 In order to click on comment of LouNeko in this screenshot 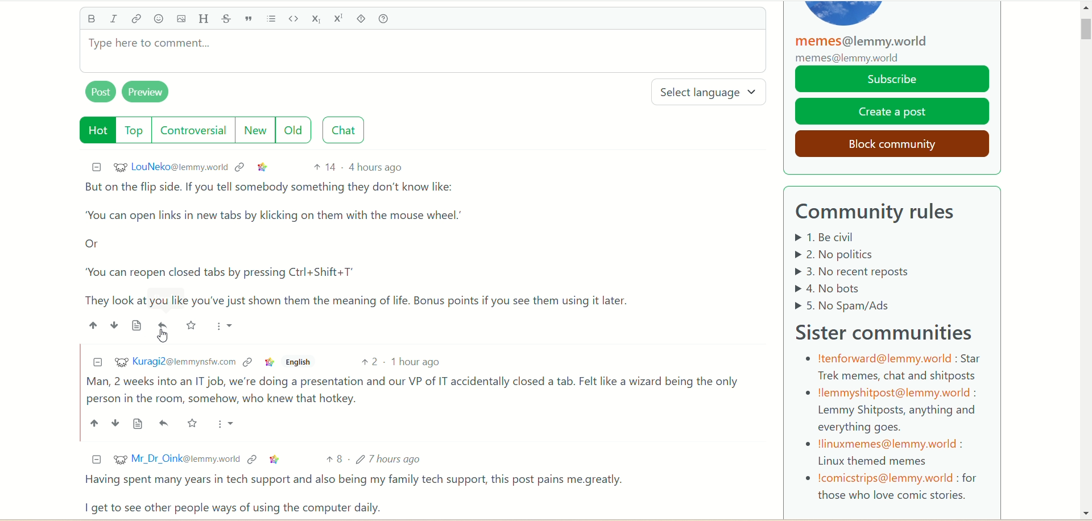, I will do `click(368, 243)`.